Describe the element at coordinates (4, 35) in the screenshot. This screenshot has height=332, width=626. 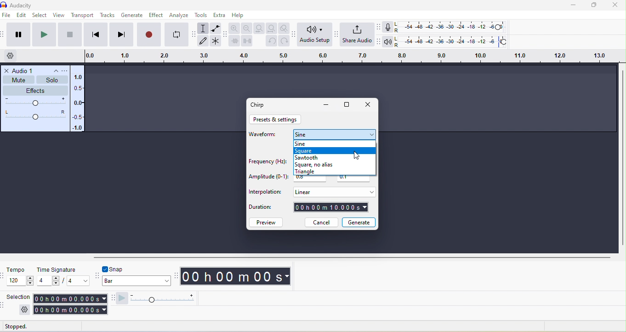
I see `audacity transport toolbar` at that location.